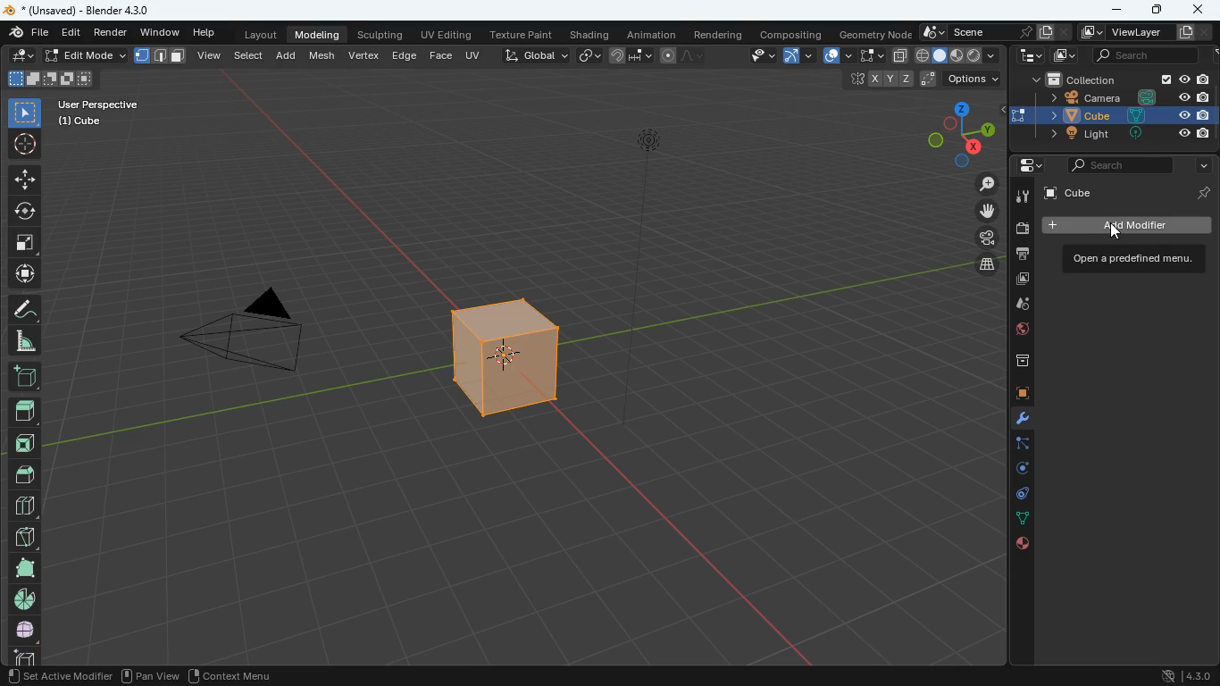 The height and width of the screenshot is (686, 1220). What do you see at coordinates (23, 243) in the screenshot?
I see `fullscreen` at bounding box center [23, 243].